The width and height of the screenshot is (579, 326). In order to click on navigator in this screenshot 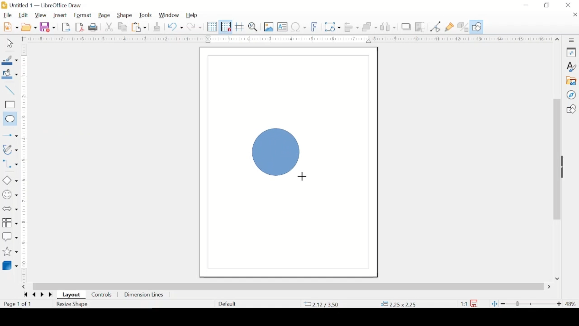, I will do `click(571, 95)`.